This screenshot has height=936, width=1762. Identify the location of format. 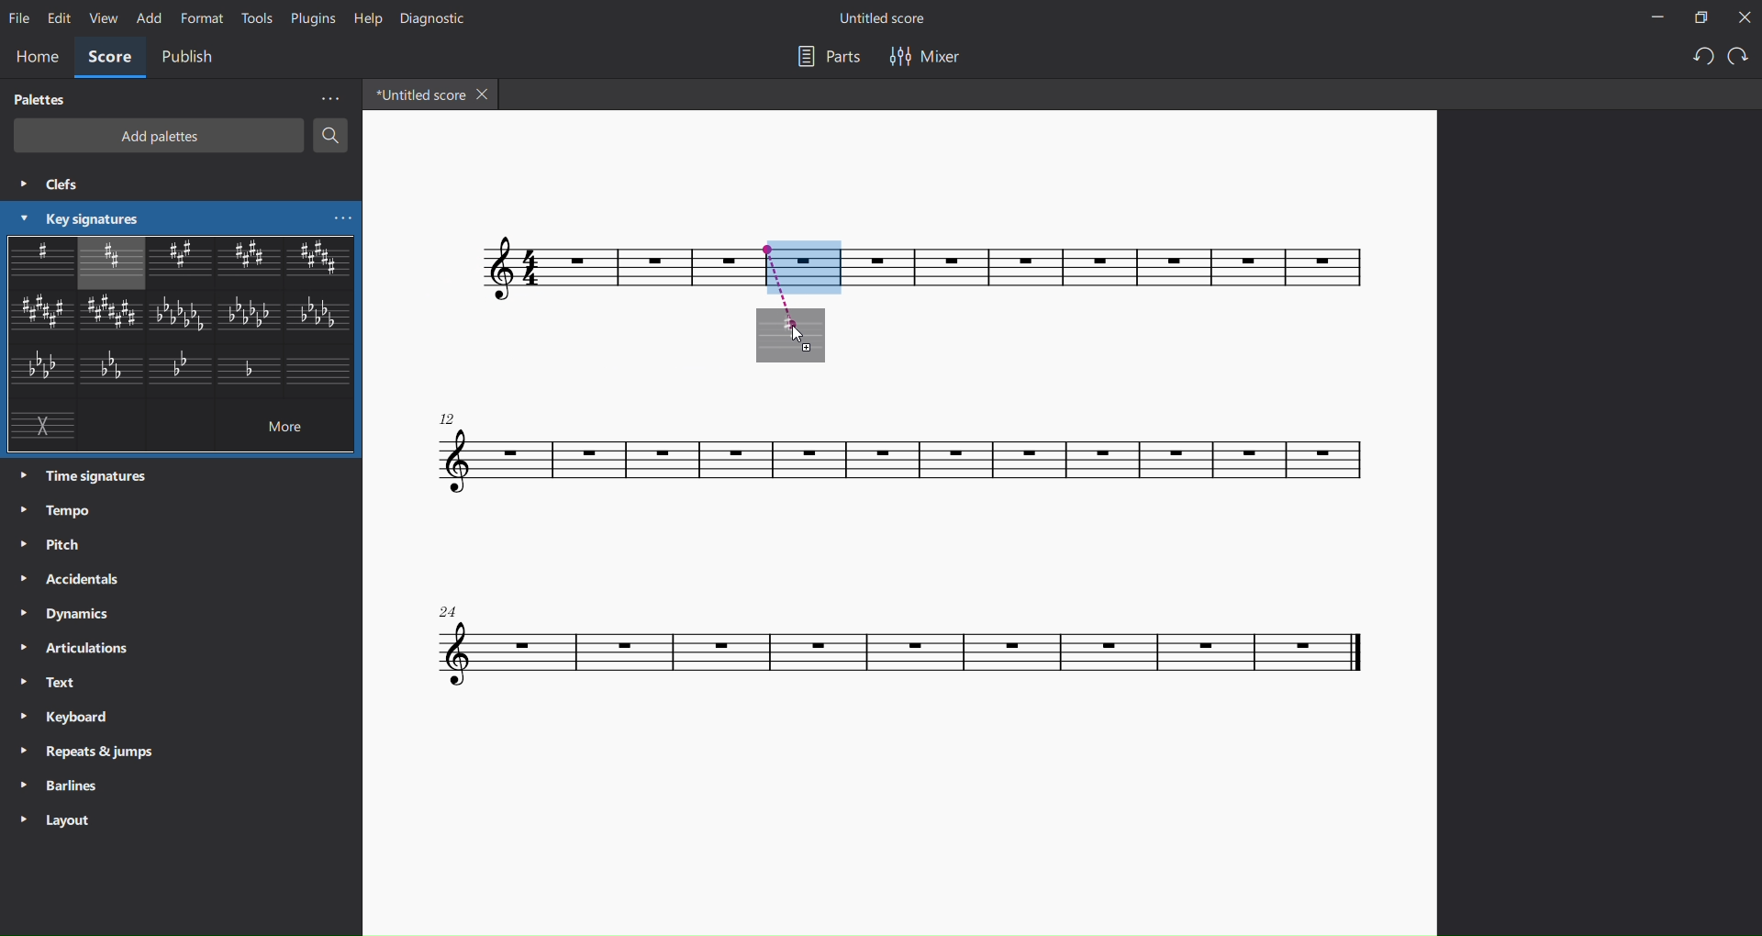
(200, 17).